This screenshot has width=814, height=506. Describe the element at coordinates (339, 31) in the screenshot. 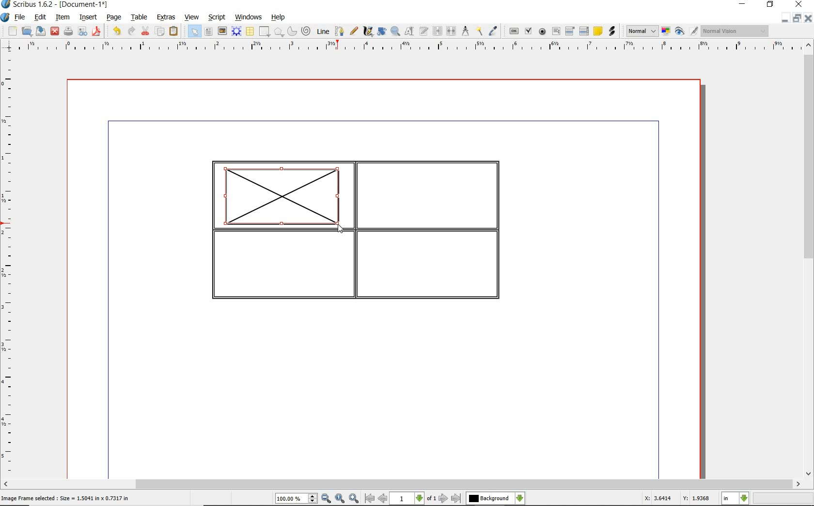

I see `bezier curve` at that location.